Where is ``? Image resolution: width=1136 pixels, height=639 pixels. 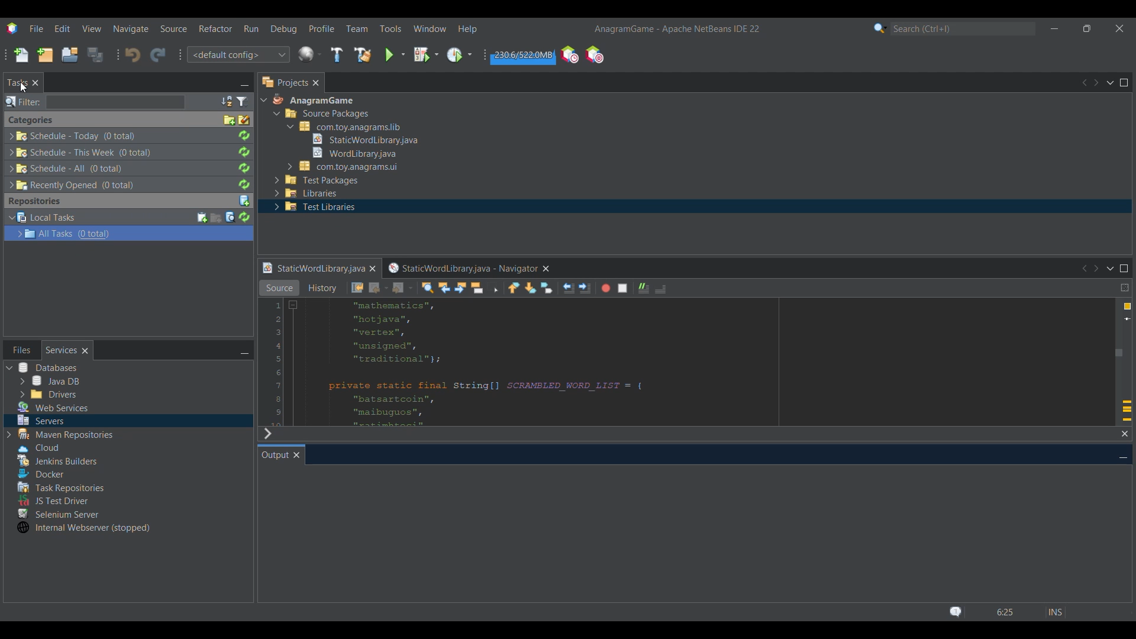  is located at coordinates (38, 472).